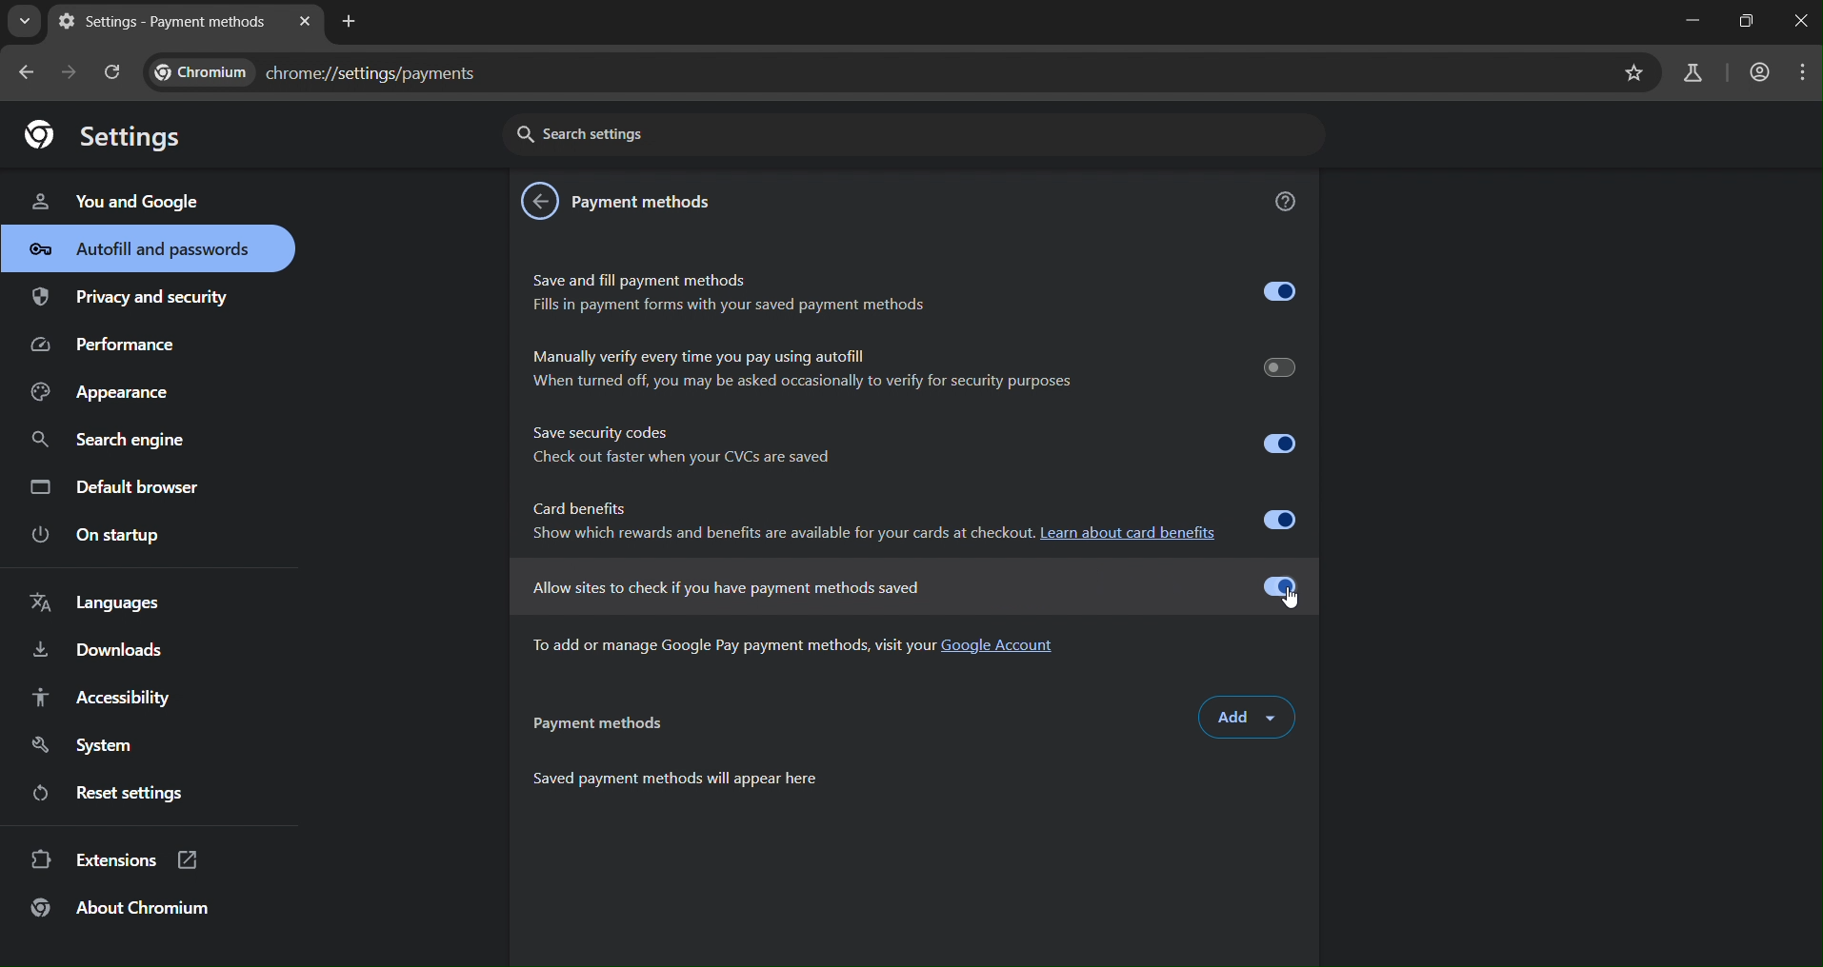 This screenshot has width=1823, height=967. What do you see at coordinates (111, 792) in the screenshot?
I see `reset settings` at bounding box center [111, 792].